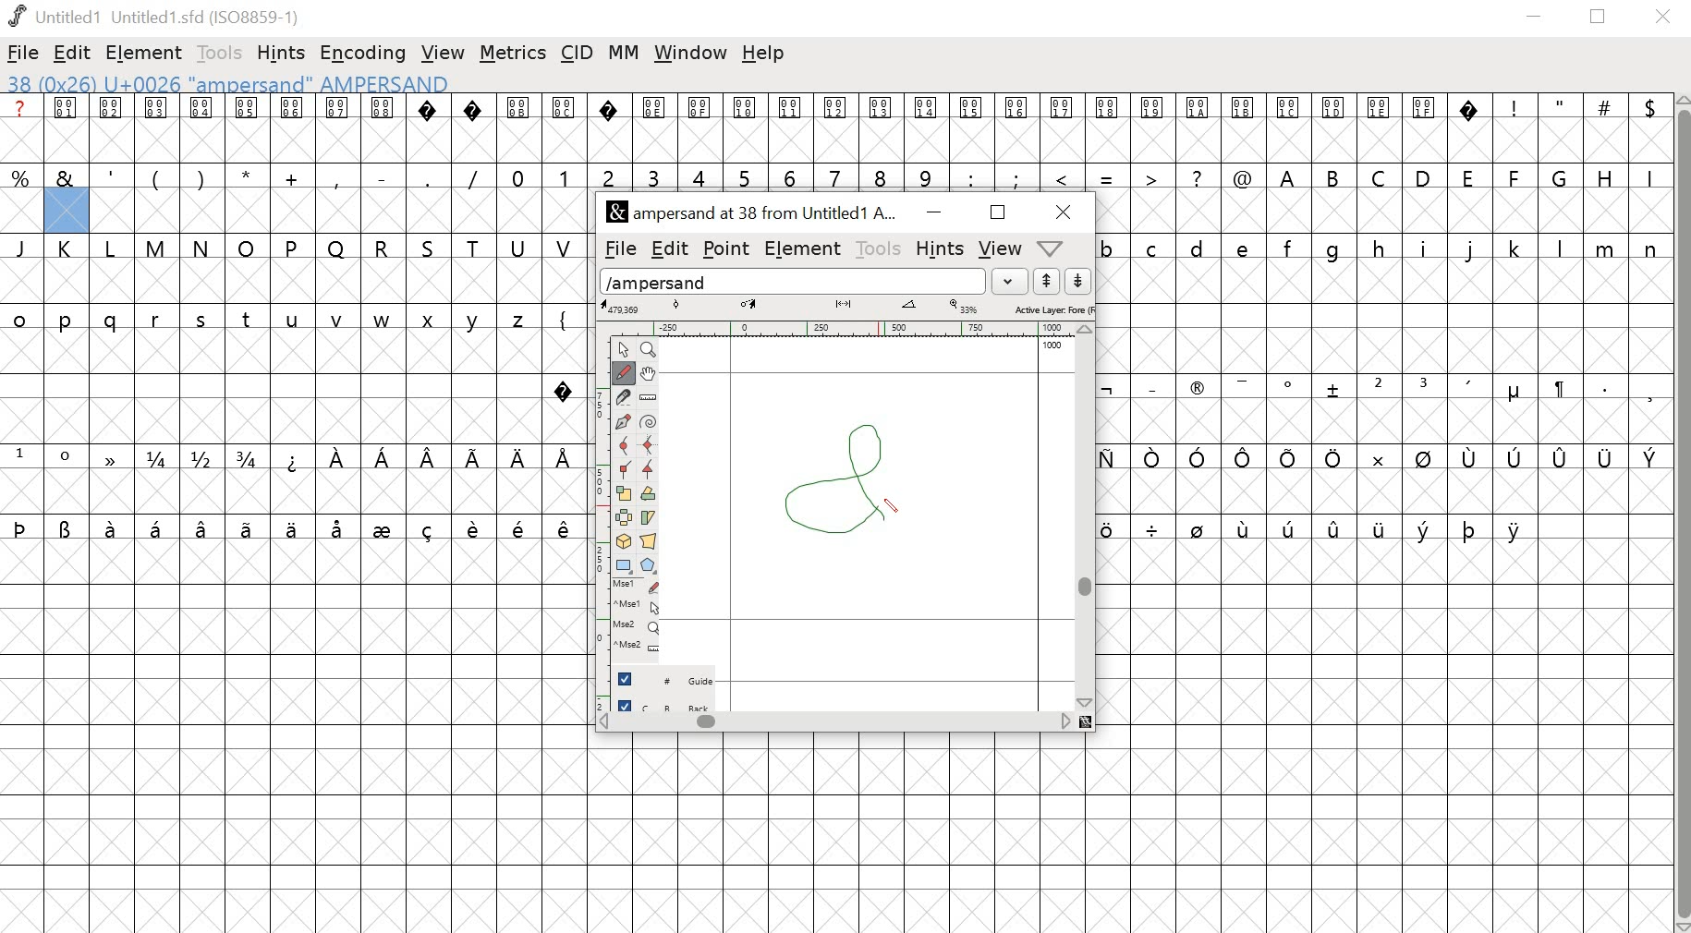 The image size is (1691, 933). I want to click on t, so click(248, 320).